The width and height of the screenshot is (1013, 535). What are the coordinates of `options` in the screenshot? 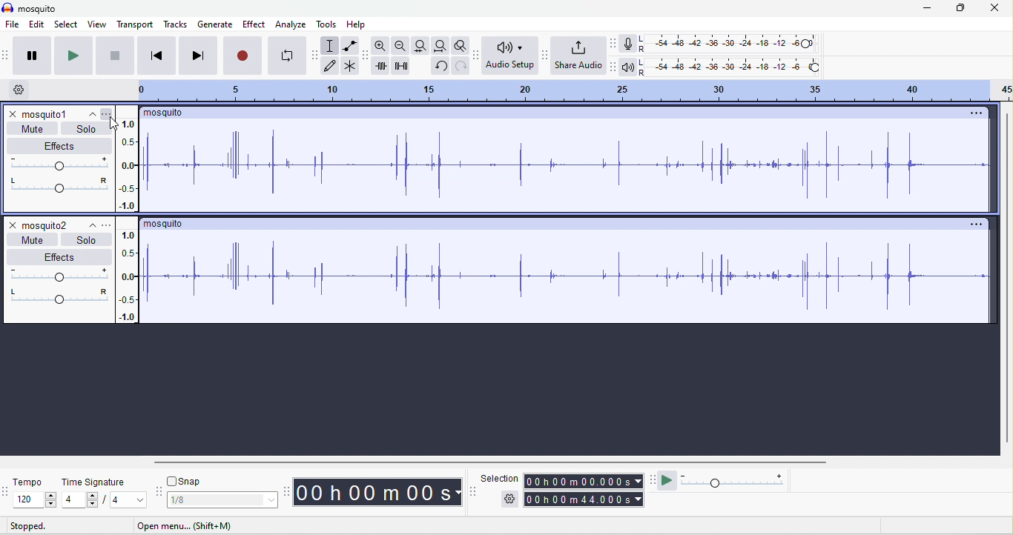 It's located at (510, 497).